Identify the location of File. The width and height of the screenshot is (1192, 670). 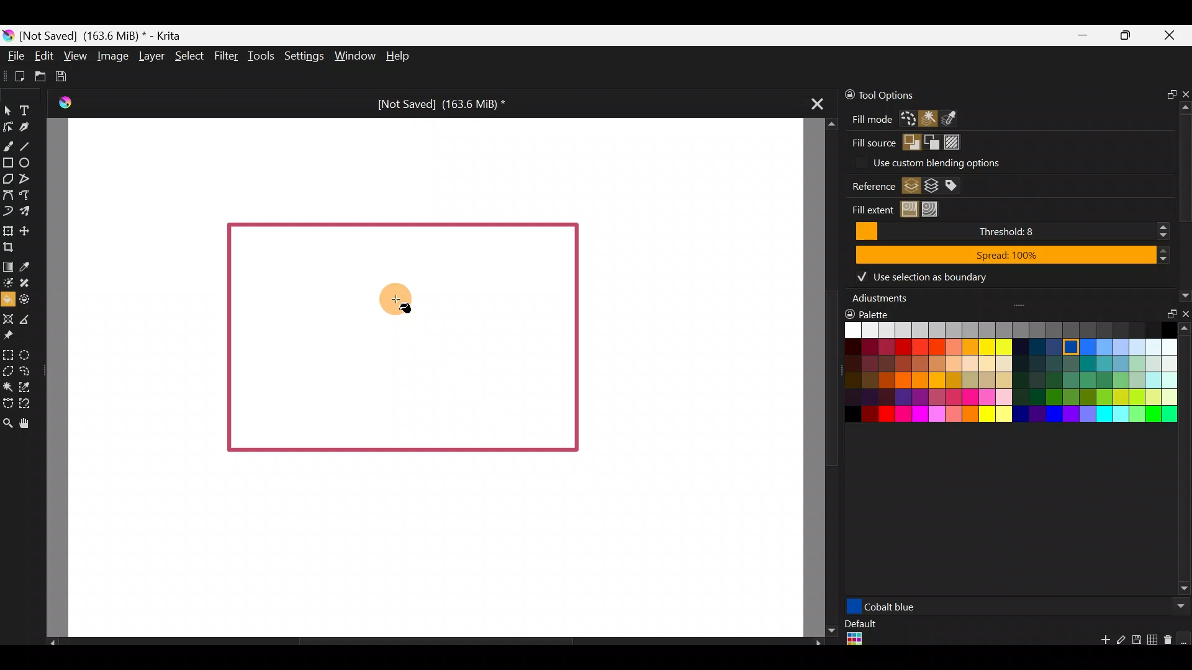
(16, 55).